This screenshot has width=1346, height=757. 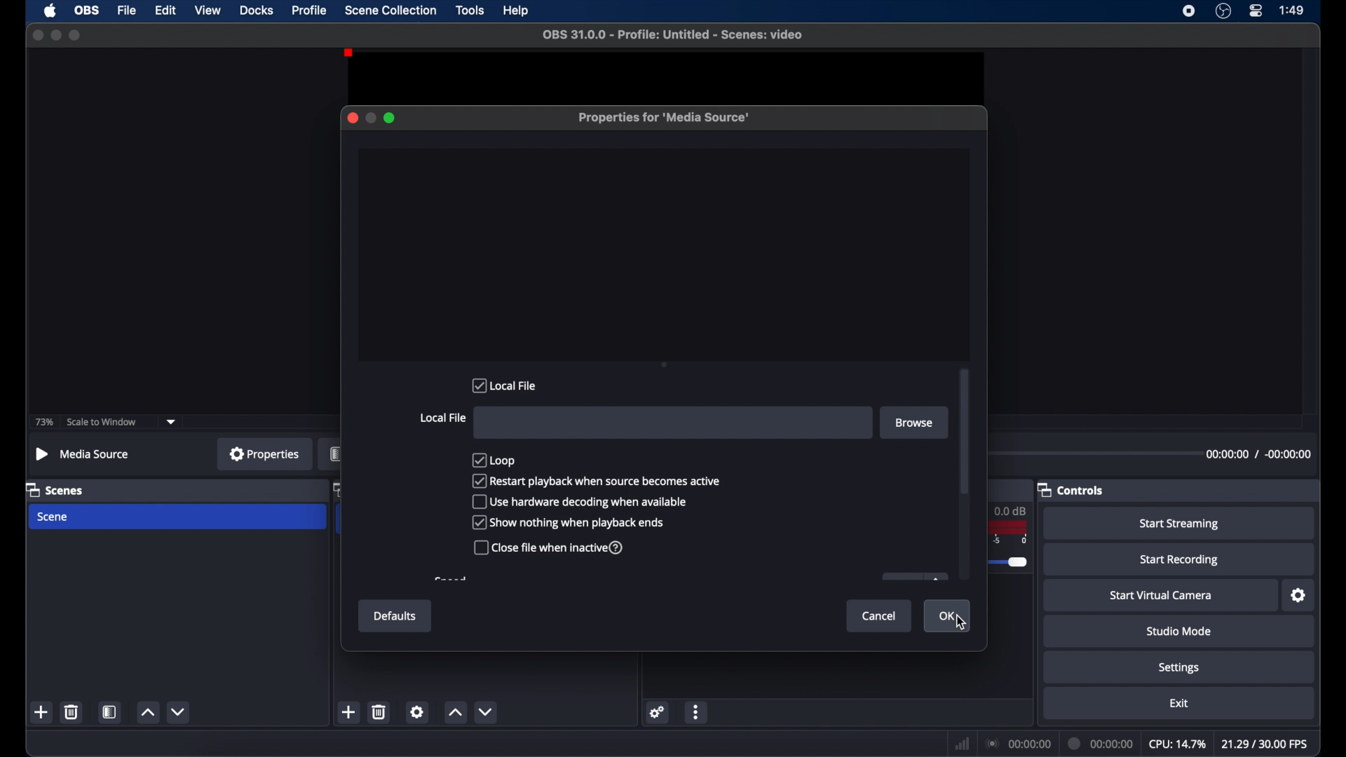 What do you see at coordinates (505, 385) in the screenshot?
I see `localfile` at bounding box center [505, 385].